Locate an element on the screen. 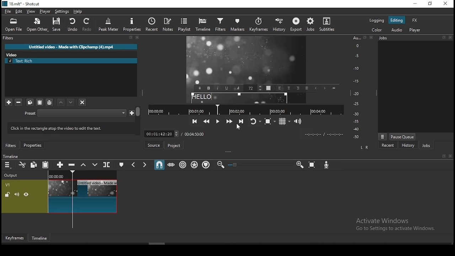 The height and width of the screenshot is (256, 455). file is located at coordinates (8, 12).